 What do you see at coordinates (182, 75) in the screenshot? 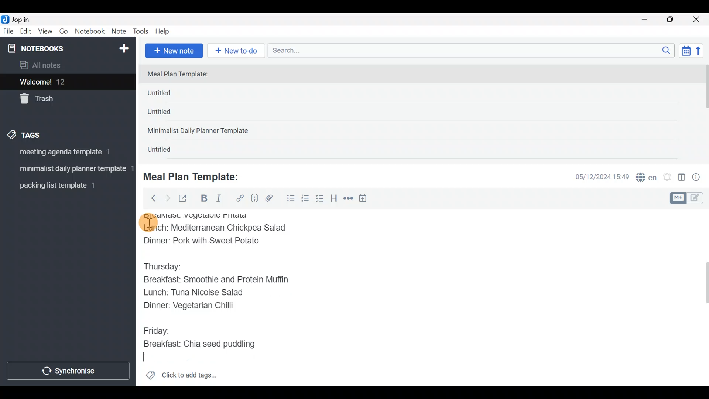
I see `Meal Plan Template:` at bounding box center [182, 75].